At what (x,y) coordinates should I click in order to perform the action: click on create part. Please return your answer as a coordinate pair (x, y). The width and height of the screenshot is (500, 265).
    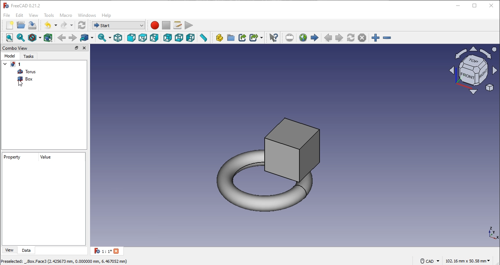
    Looking at the image, I should click on (219, 38).